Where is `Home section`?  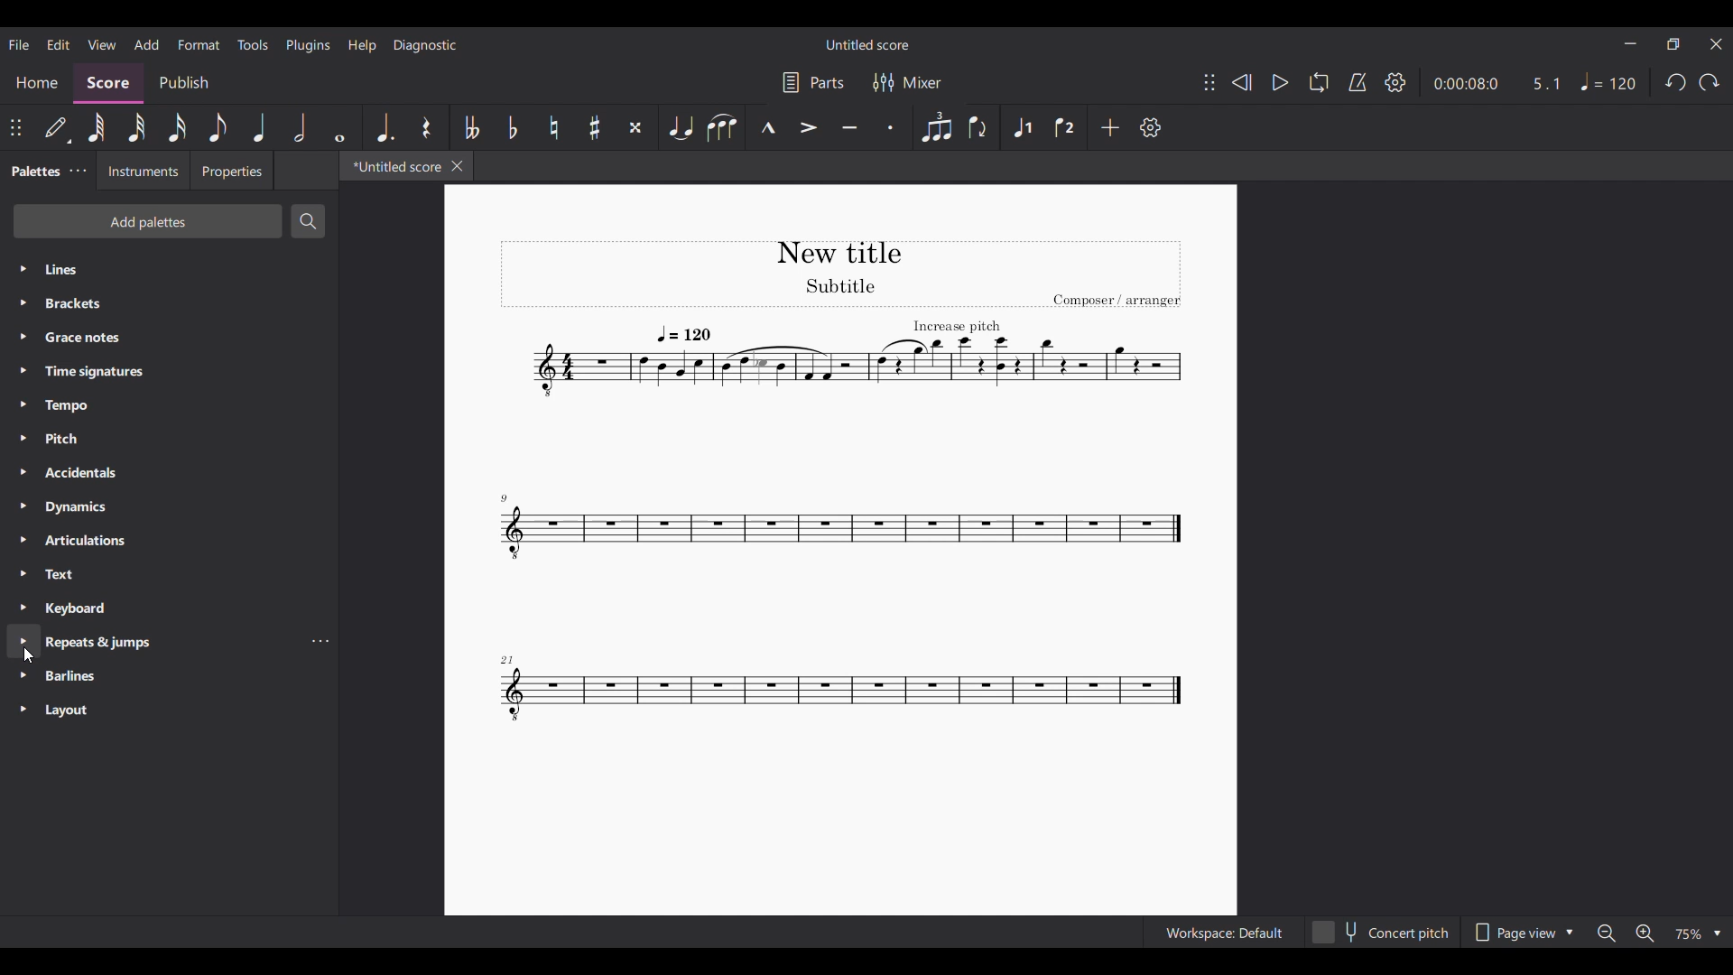 Home section is located at coordinates (36, 82).